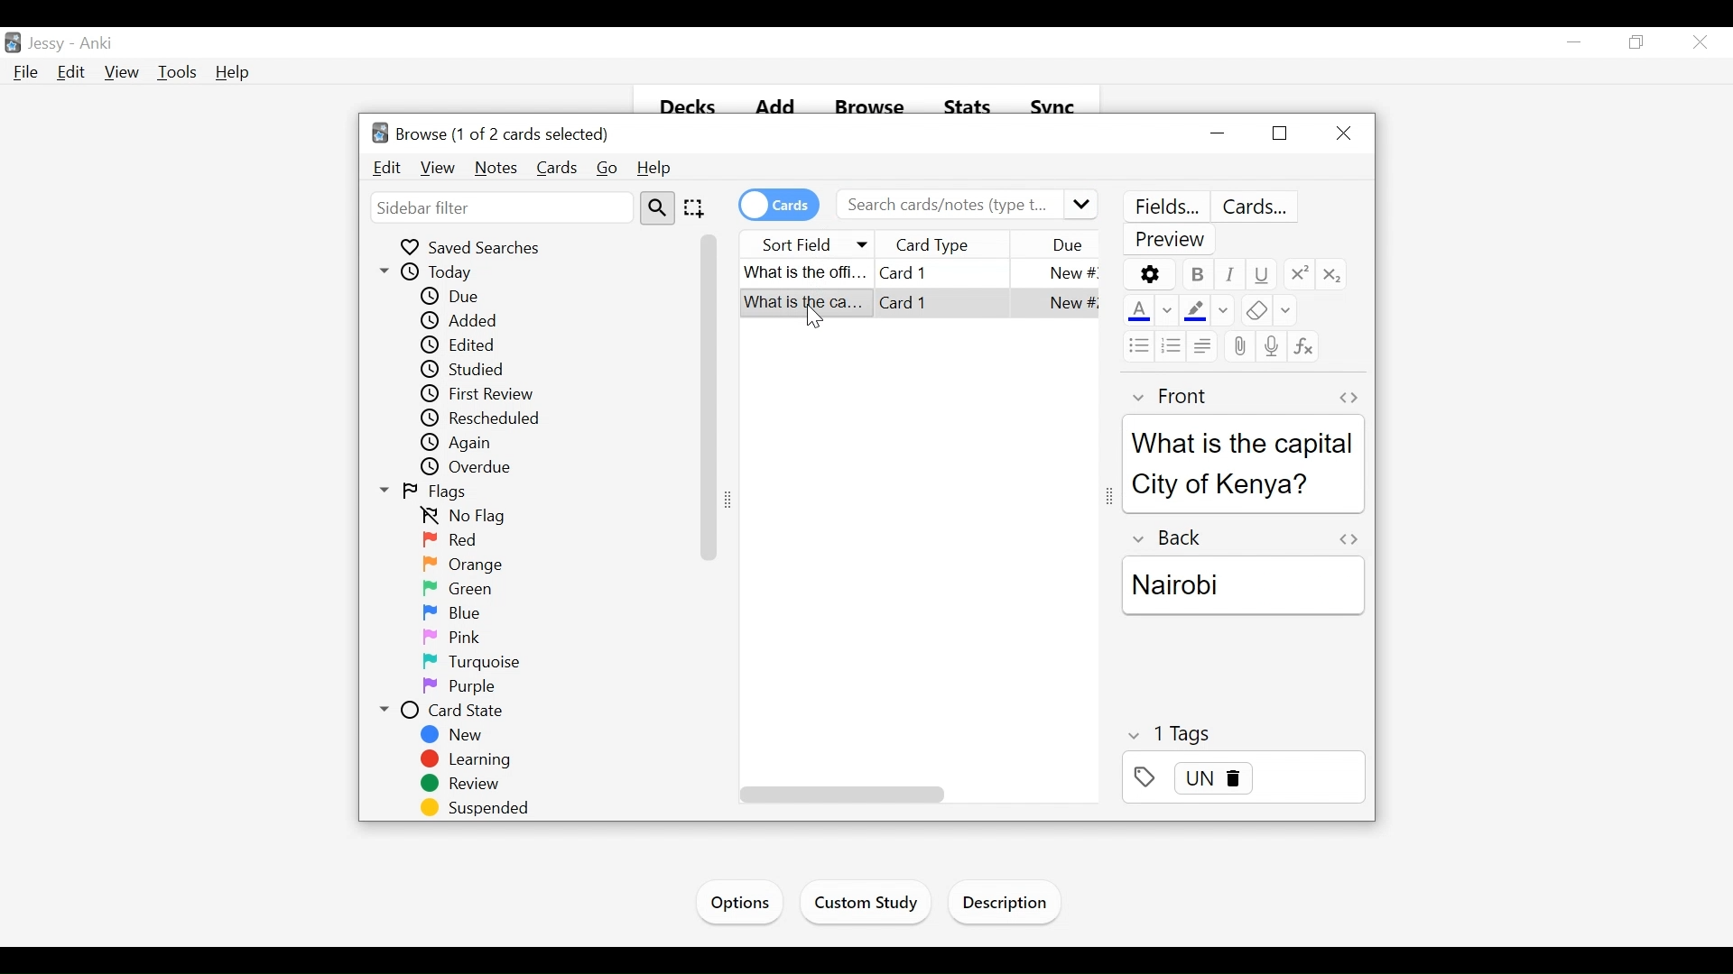 This screenshot has height=974, width=1733. What do you see at coordinates (73, 73) in the screenshot?
I see `Edit` at bounding box center [73, 73].